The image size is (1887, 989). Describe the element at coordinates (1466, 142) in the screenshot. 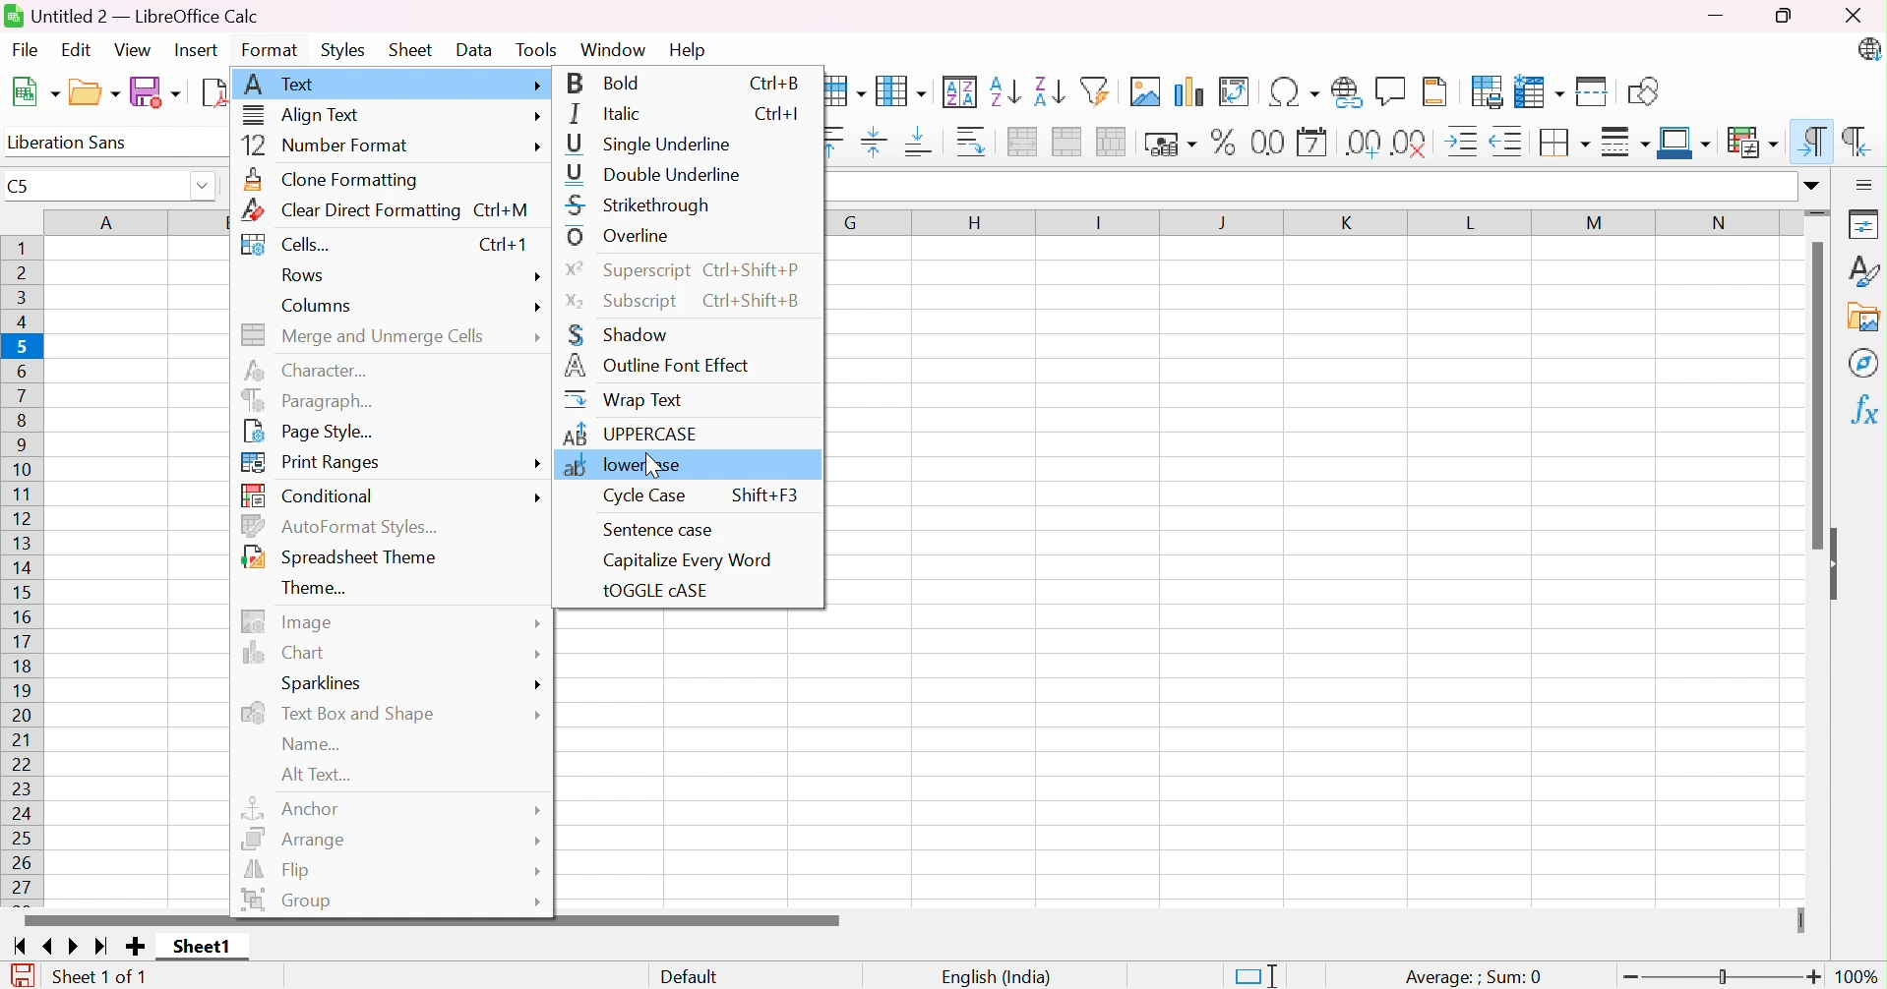

I see `Increase Indent` at that location.